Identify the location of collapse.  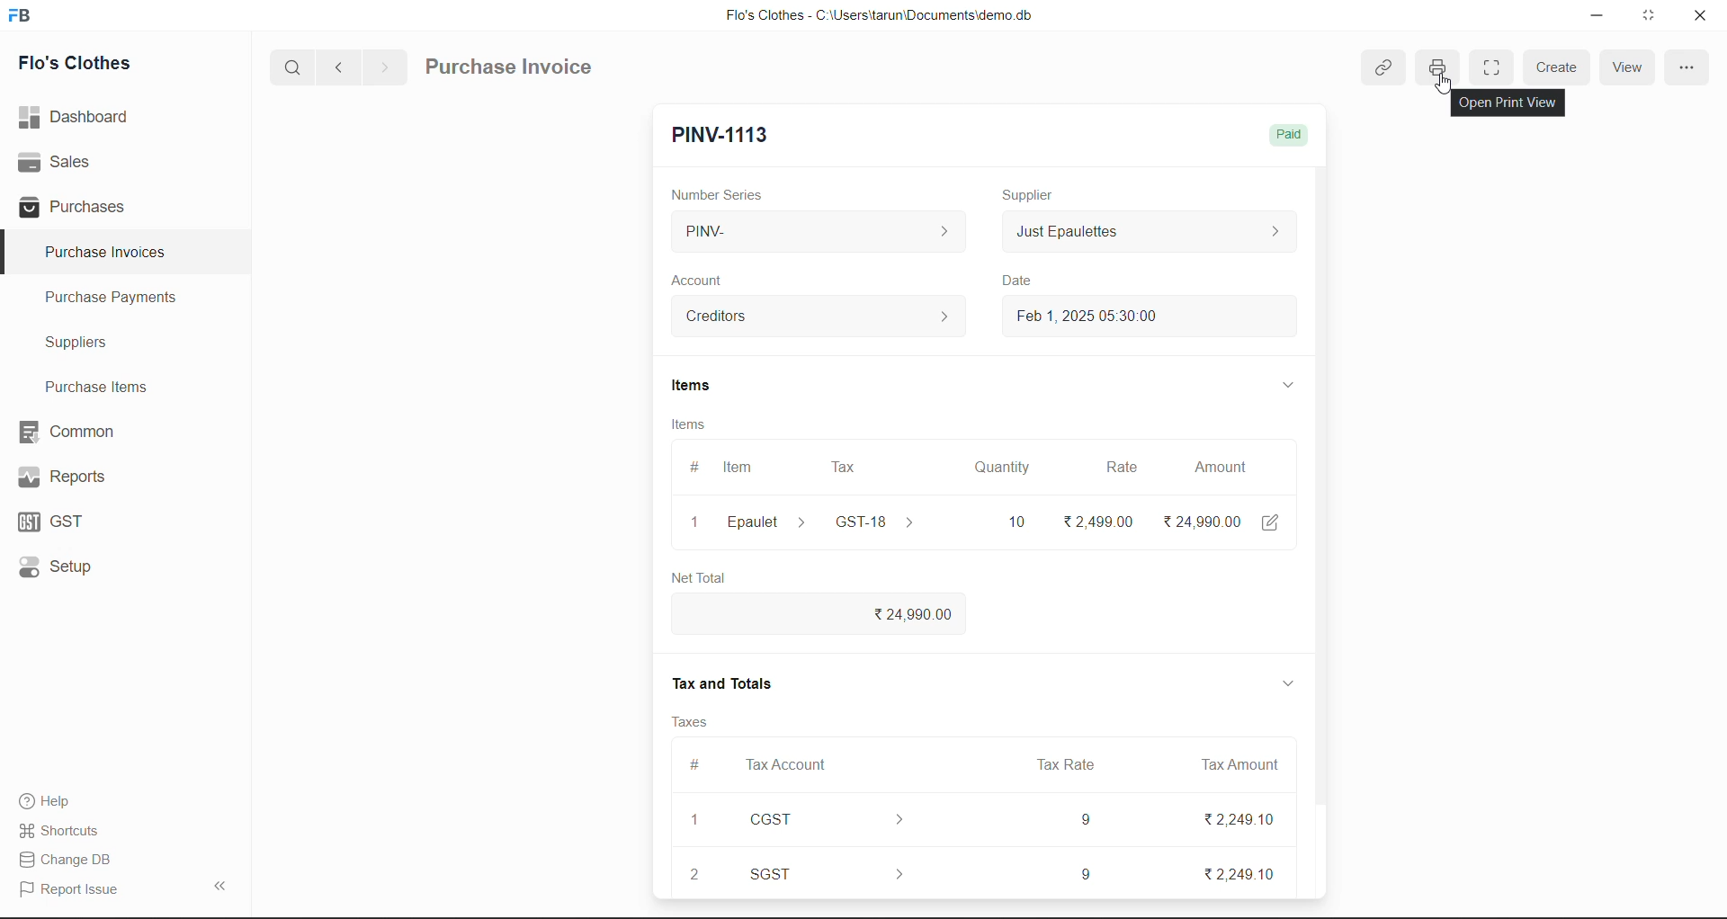
(226, 887).